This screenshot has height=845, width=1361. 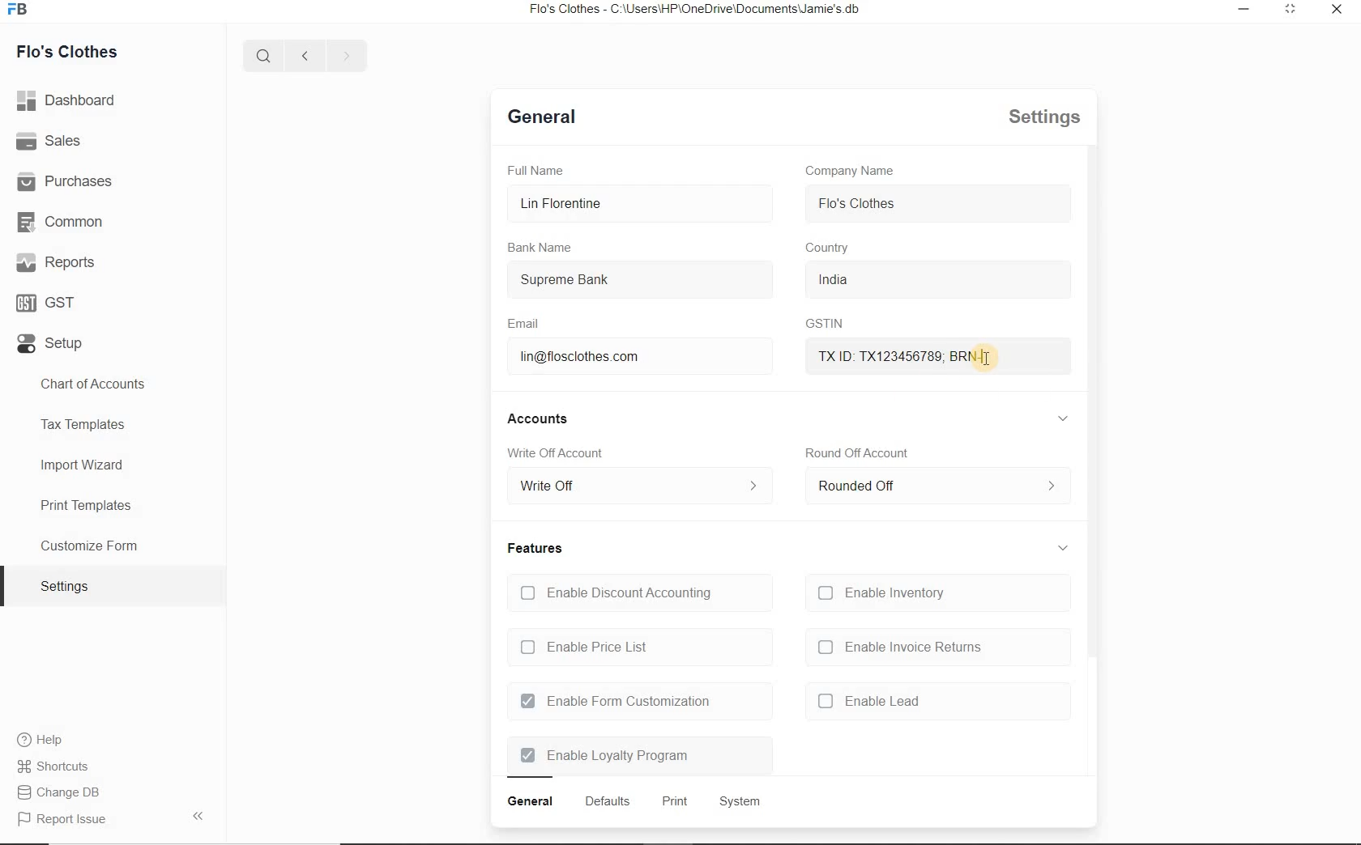 I want to click on rounded off, so click(x=933, y=490).